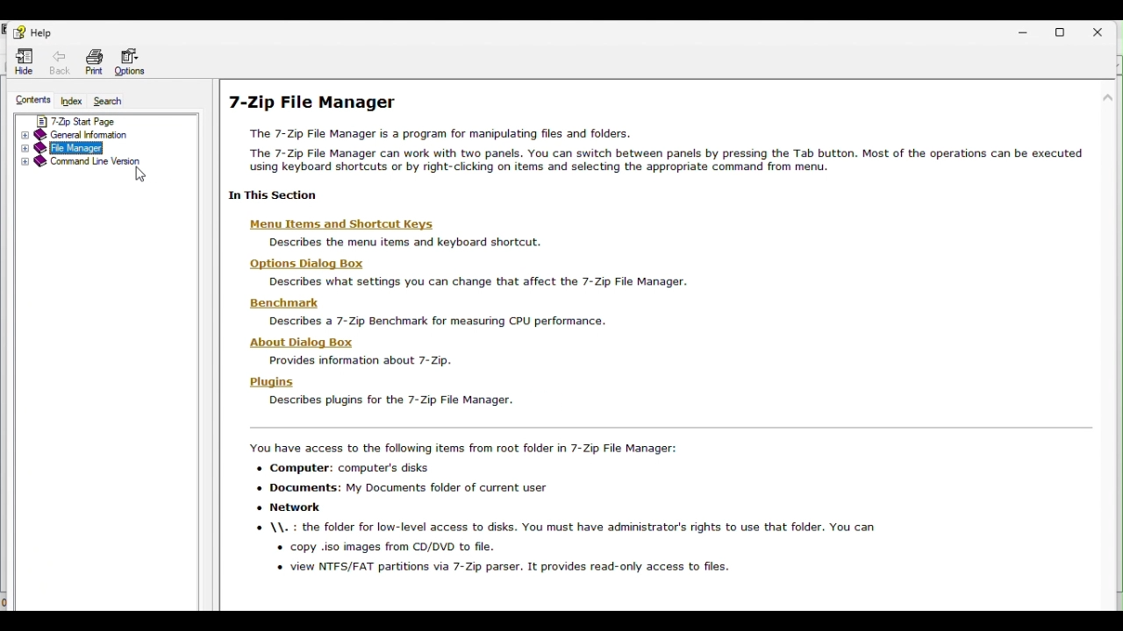 The image size is (1123, 631). I want to click on Minimize, so click(1029, 30).